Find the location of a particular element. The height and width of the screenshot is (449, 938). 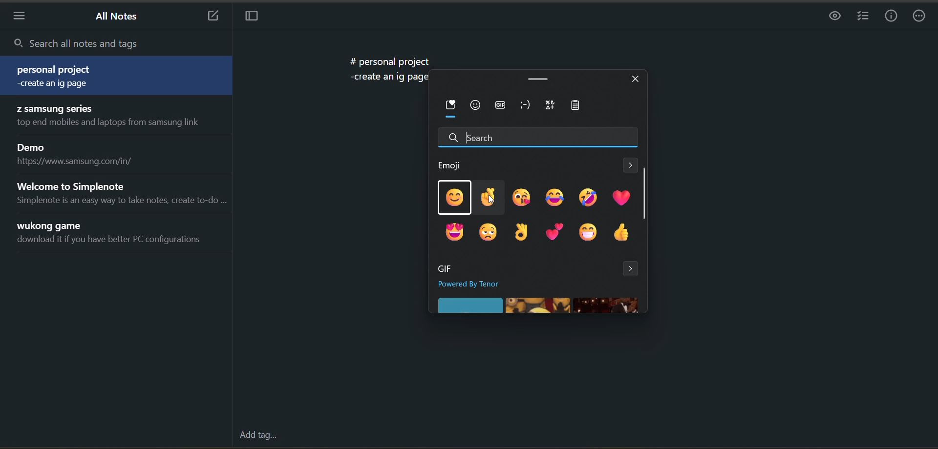

emoji 7 is located at coordinates (456, 234).